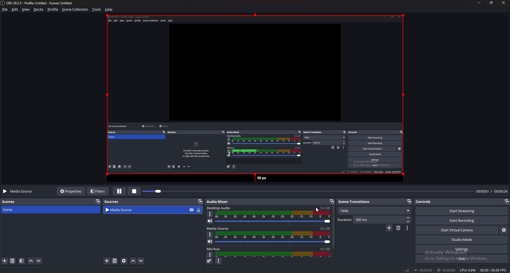  I want to click on Scene collection, so click(75, 9).